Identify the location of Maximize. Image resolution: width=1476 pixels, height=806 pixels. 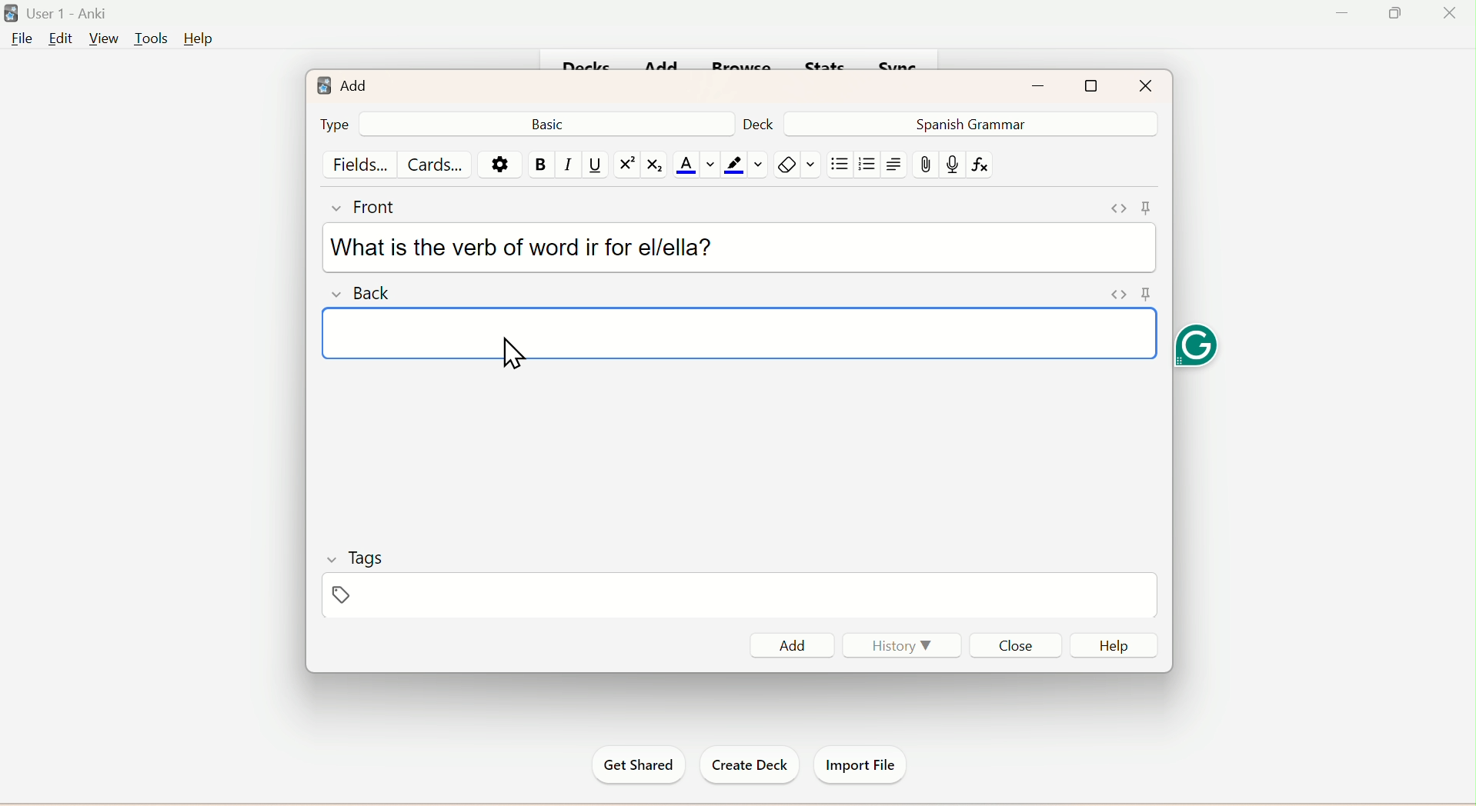
(1093, 85).